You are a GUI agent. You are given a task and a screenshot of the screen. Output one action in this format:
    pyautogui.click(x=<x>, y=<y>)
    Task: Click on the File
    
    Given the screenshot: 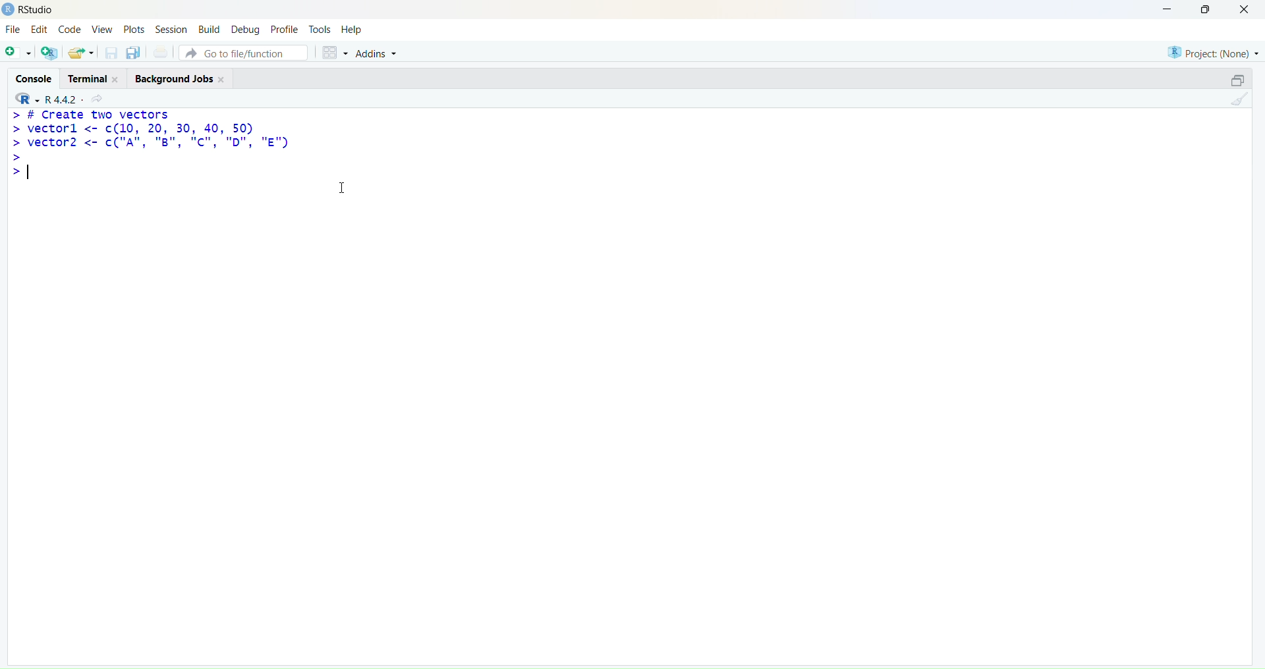 What is the action you would take?
    pyautogui.click(x=14, y=29)
    